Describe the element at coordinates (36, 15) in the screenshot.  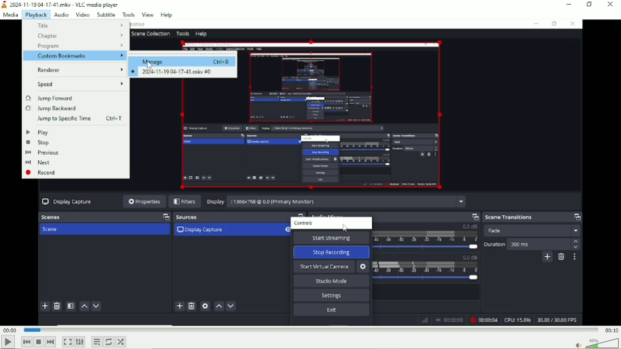
I see `Playback` at that location.